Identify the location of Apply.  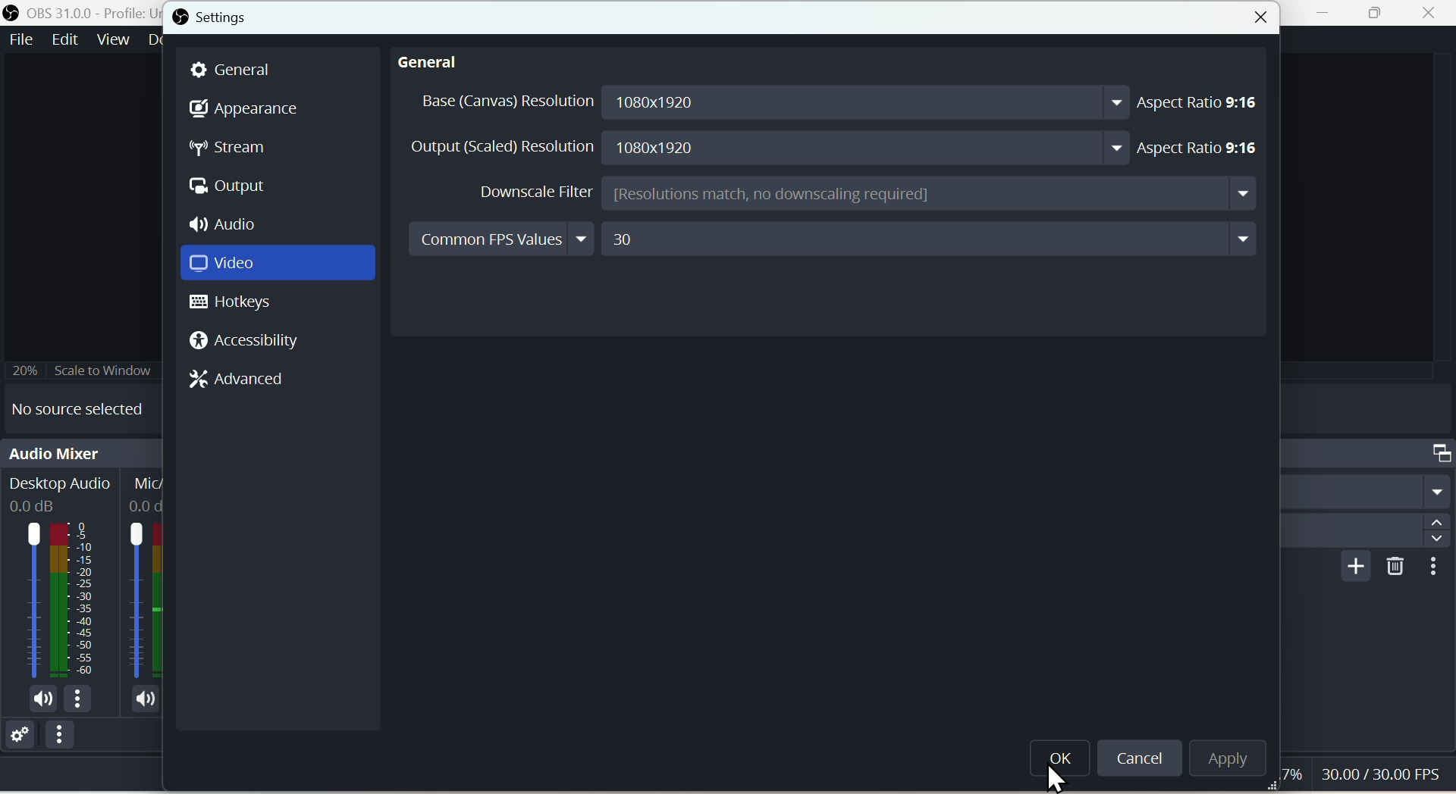
(1222, 756).